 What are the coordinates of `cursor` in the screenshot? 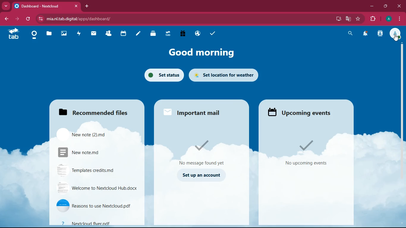 It's located at (397, 38).